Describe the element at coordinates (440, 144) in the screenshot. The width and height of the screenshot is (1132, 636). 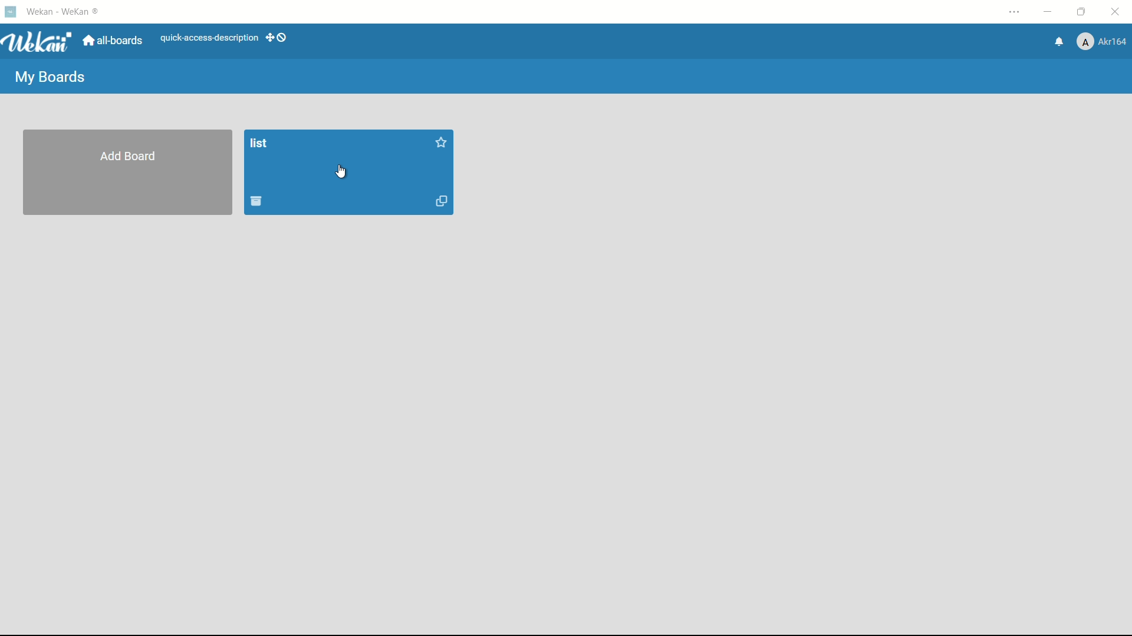
I see `star` at that location.